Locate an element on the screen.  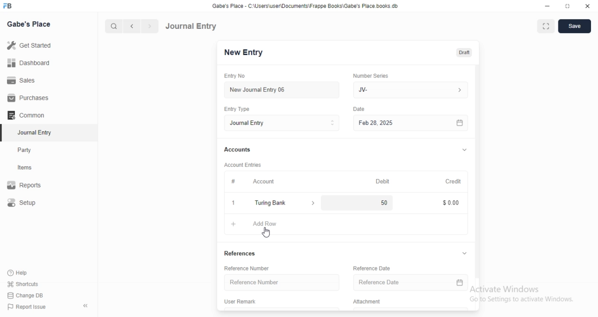
$000 is located at coordinates (452, 203).